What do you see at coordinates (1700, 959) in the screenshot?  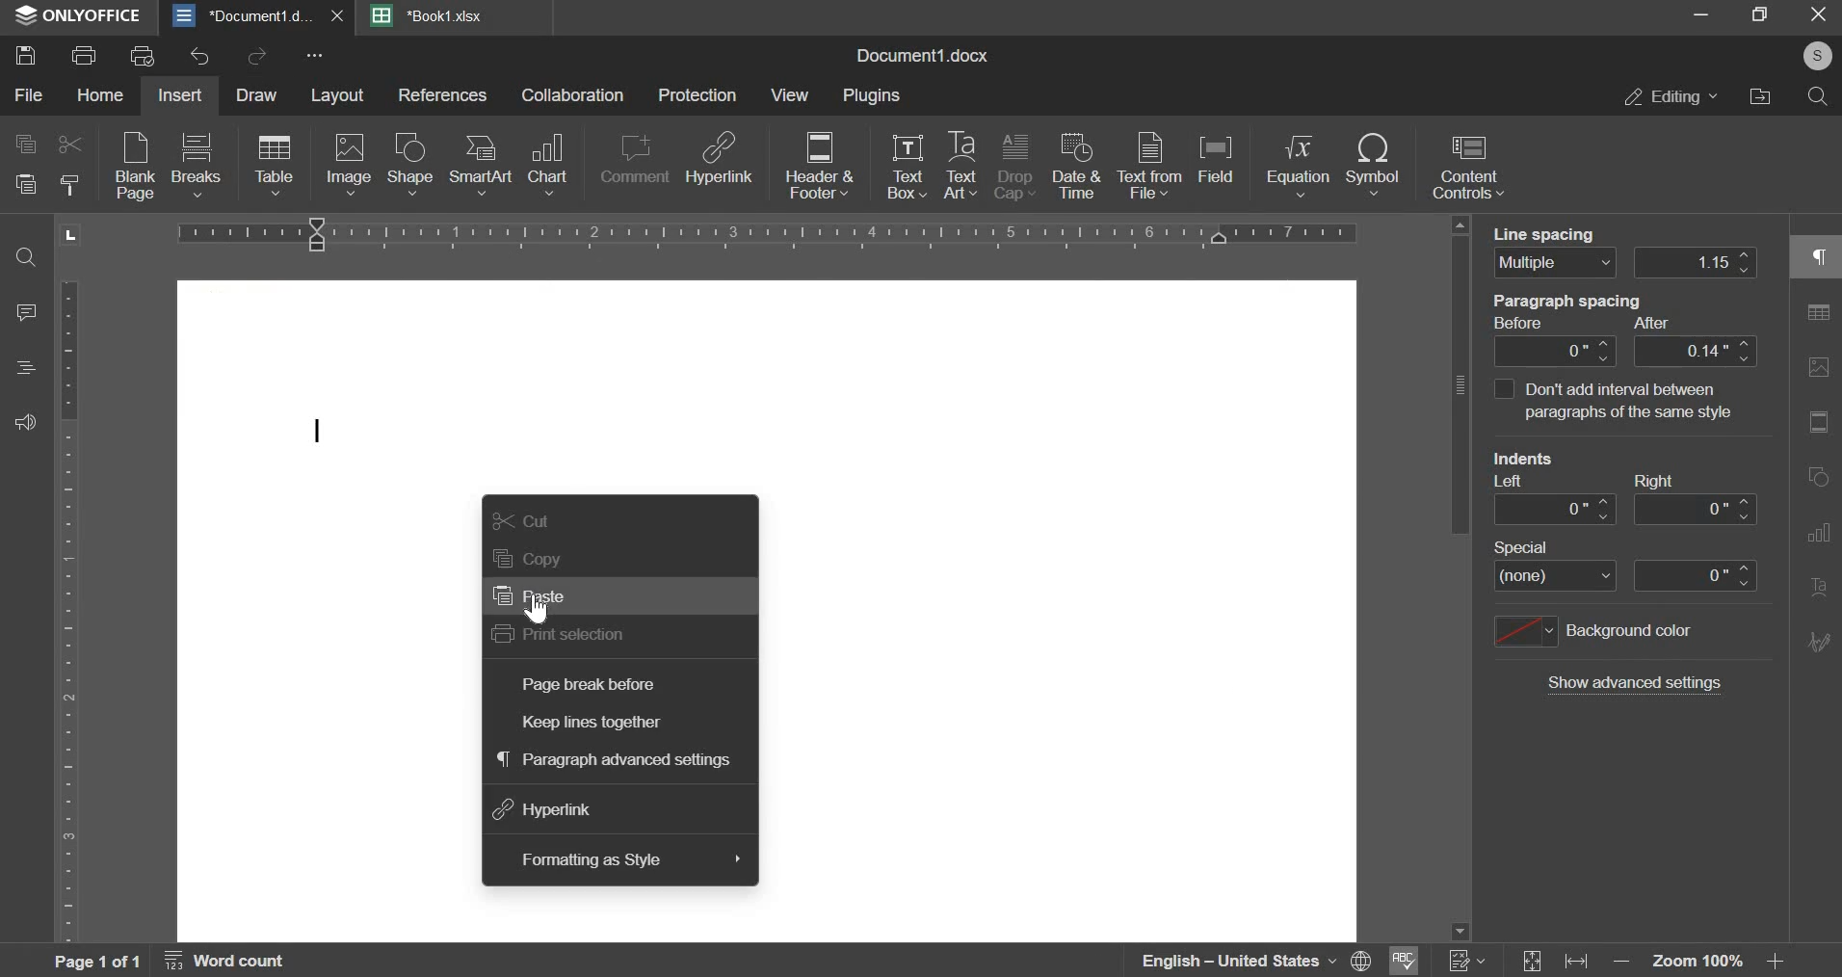 I see `zoom` at bounding box center [1700, 959].